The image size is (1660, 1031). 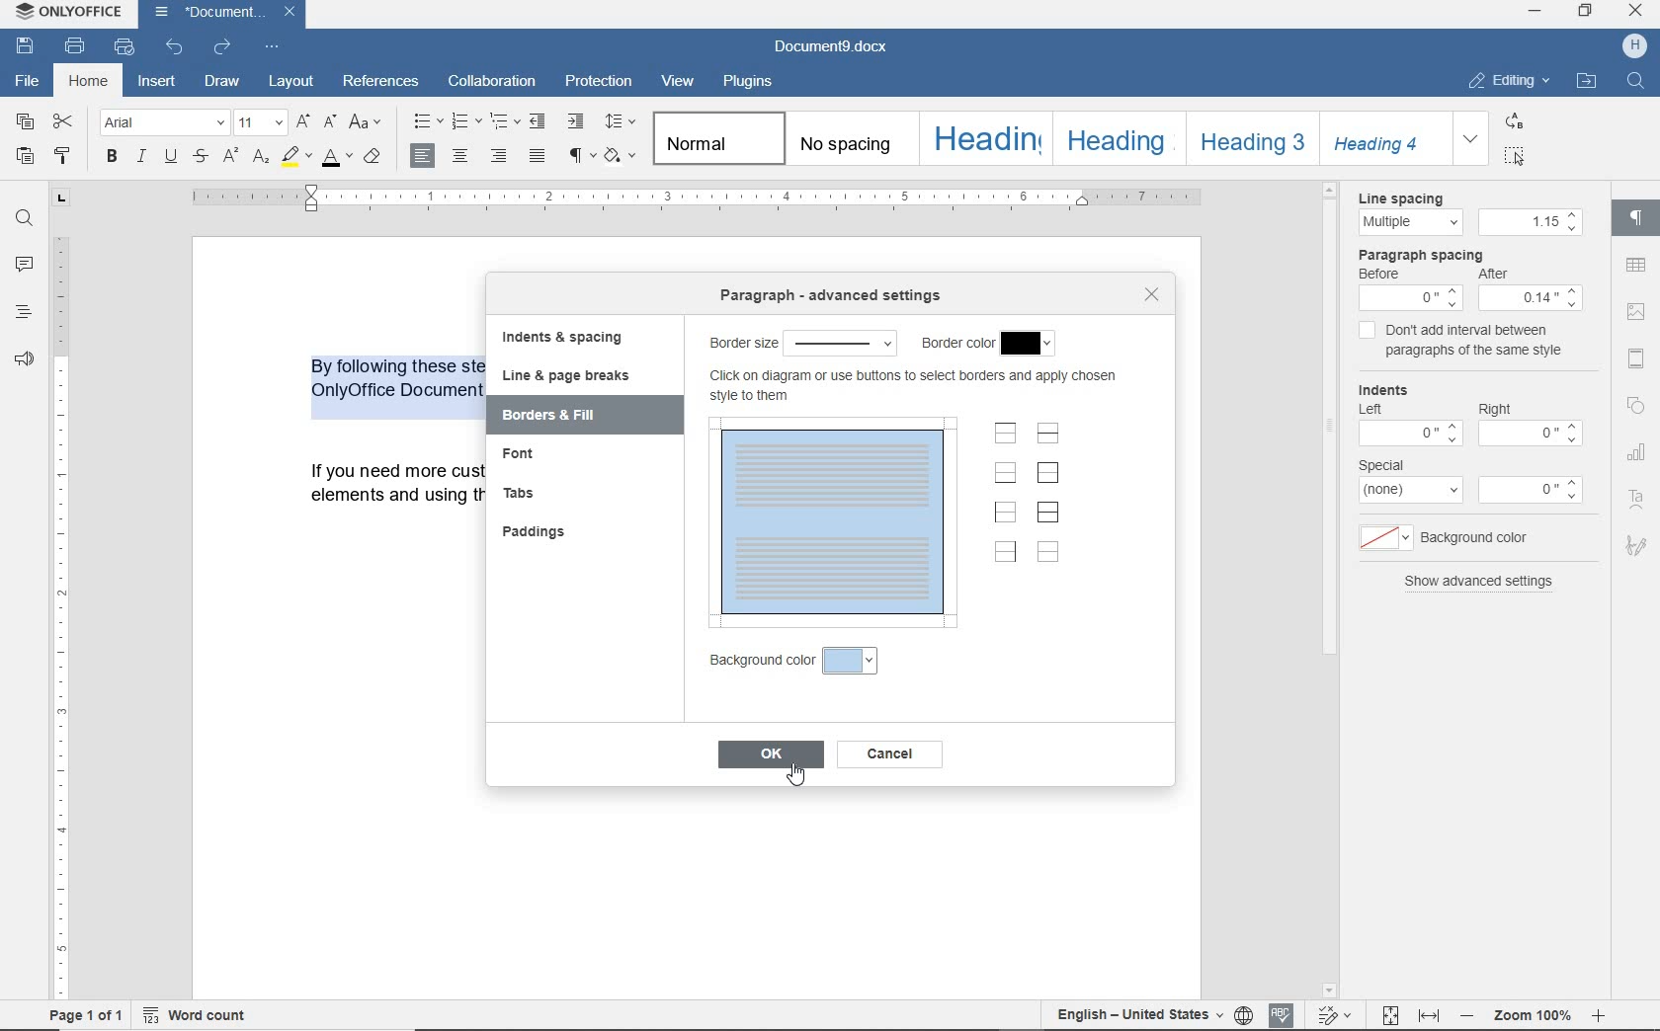 What do you see at coordinates (758, 661) in the screenshot?
I see `background color` at bounding box center [758, 661].